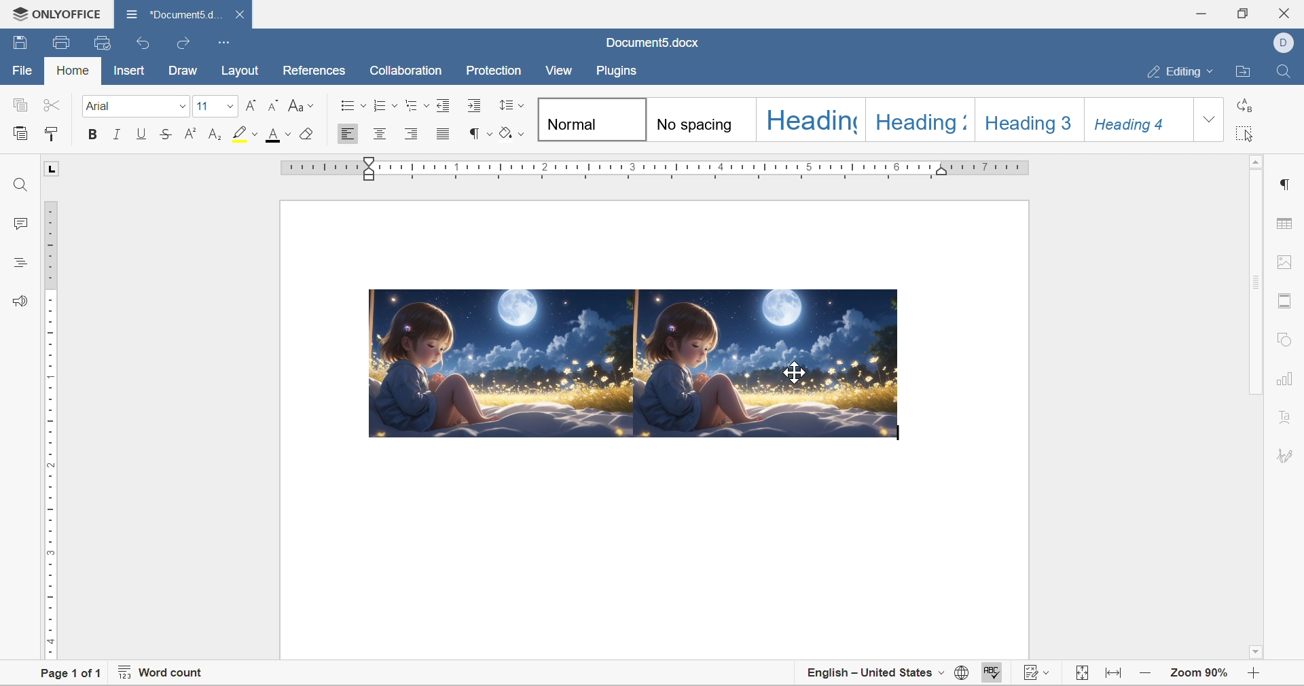 The height and width of the screenshot is (686, 1304). Describe the element at coordinates (1255, 654) in the screenshot. I see `scroll down` at that location.